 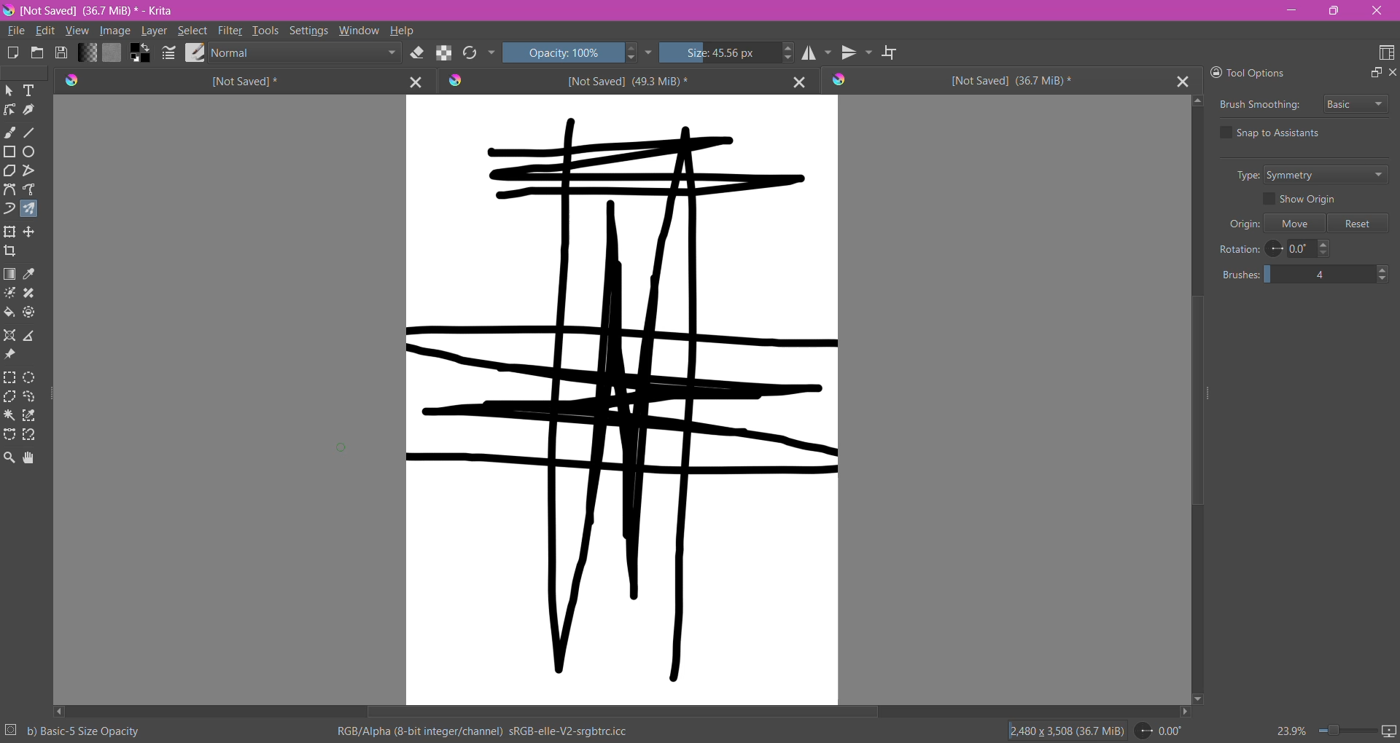 What do you see at coordinates (194, 52) in the screenshot?
I see `Choose Brush Preset` at bounding box center [194, 52].